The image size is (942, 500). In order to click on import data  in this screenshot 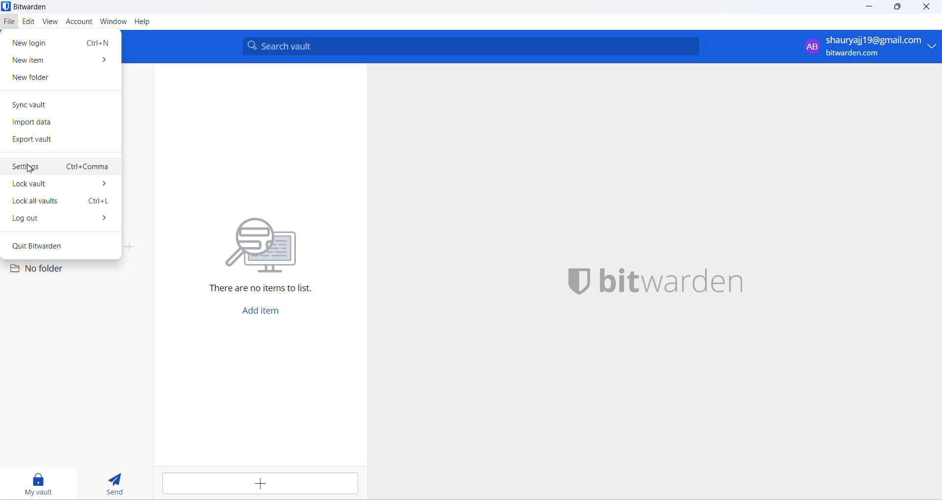, I will do `click(61, 123)`.